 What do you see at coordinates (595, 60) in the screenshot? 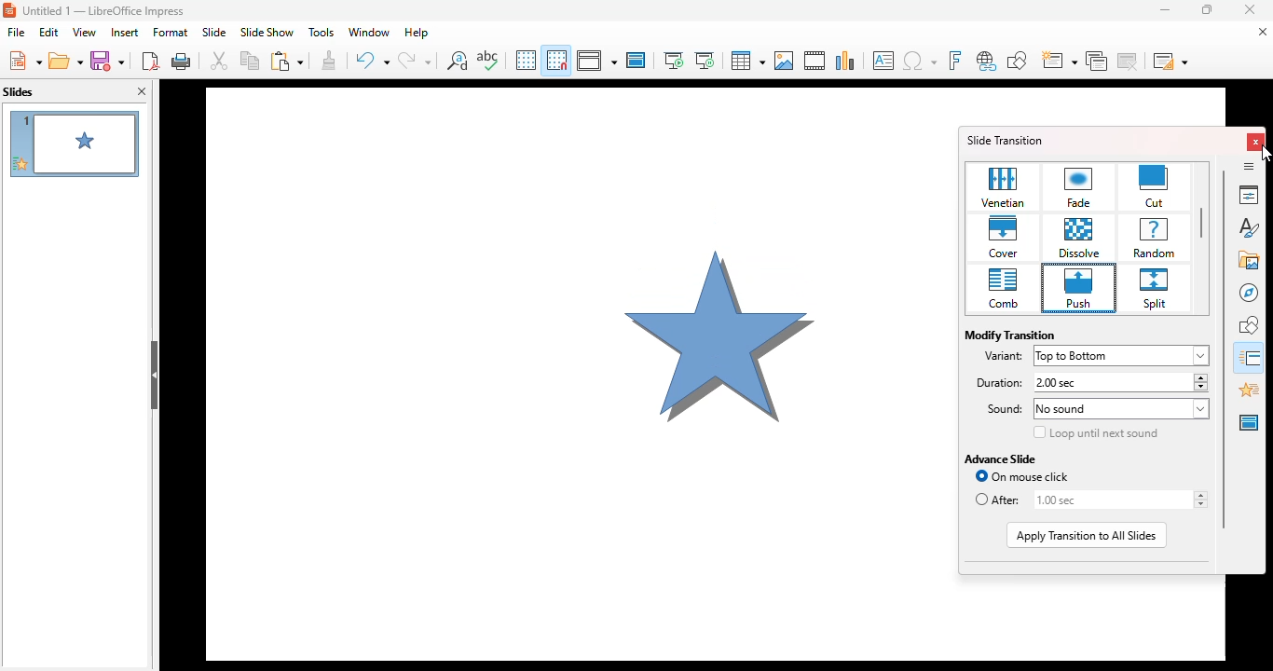
I see `display views` at bounding box center [595, 60].